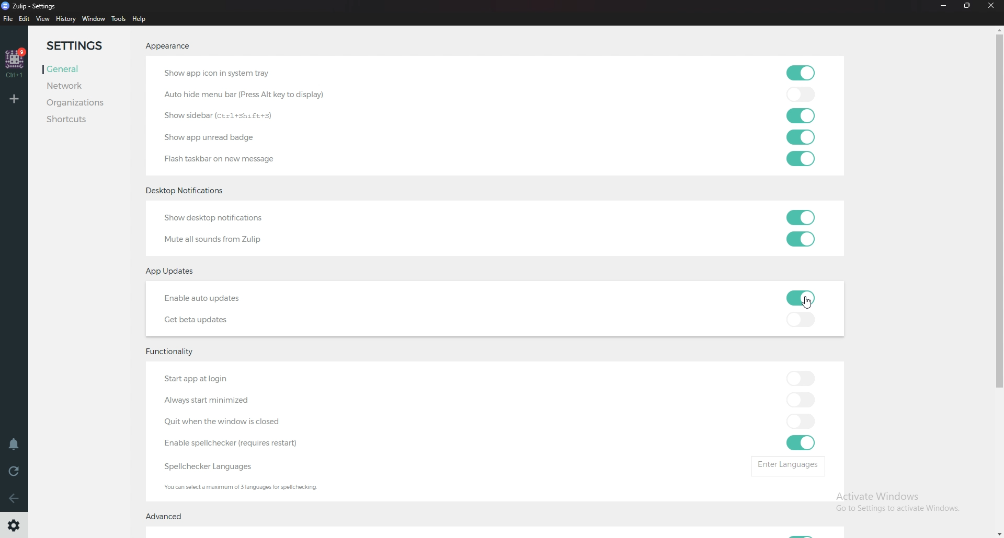 The width and height of the screenshot is (1004, 538). Describe the element at coordinates (223, 114) in the screenshot. I see `Show sidebar` at that location.